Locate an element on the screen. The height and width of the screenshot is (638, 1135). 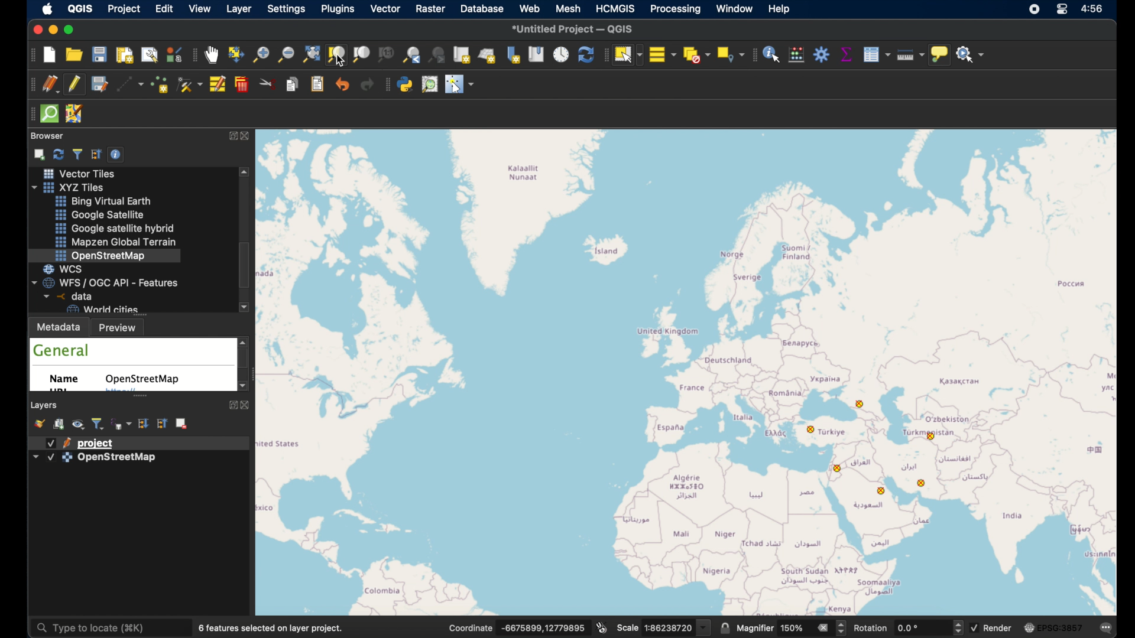
measure line is located at coordinates (907, 54).